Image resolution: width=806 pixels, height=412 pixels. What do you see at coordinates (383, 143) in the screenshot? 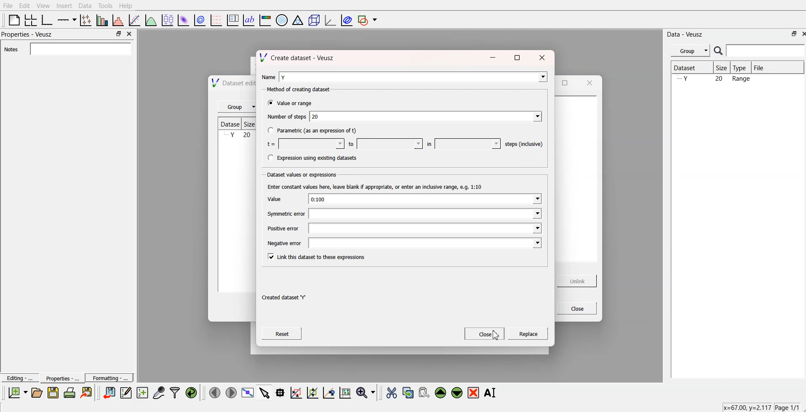
I see `to` at bounding box center [383, 143].